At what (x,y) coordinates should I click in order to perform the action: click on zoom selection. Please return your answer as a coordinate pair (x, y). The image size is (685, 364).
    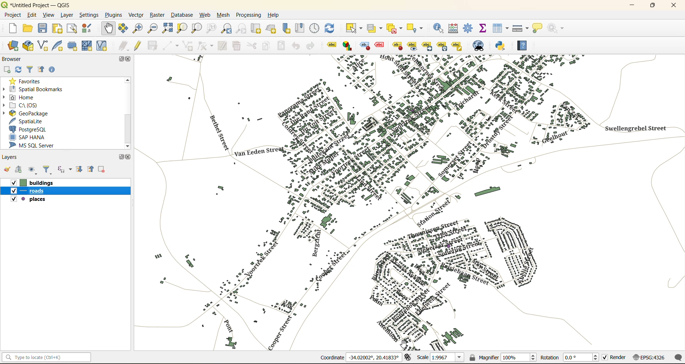
    Looking at the image, I should click on (182, 30).